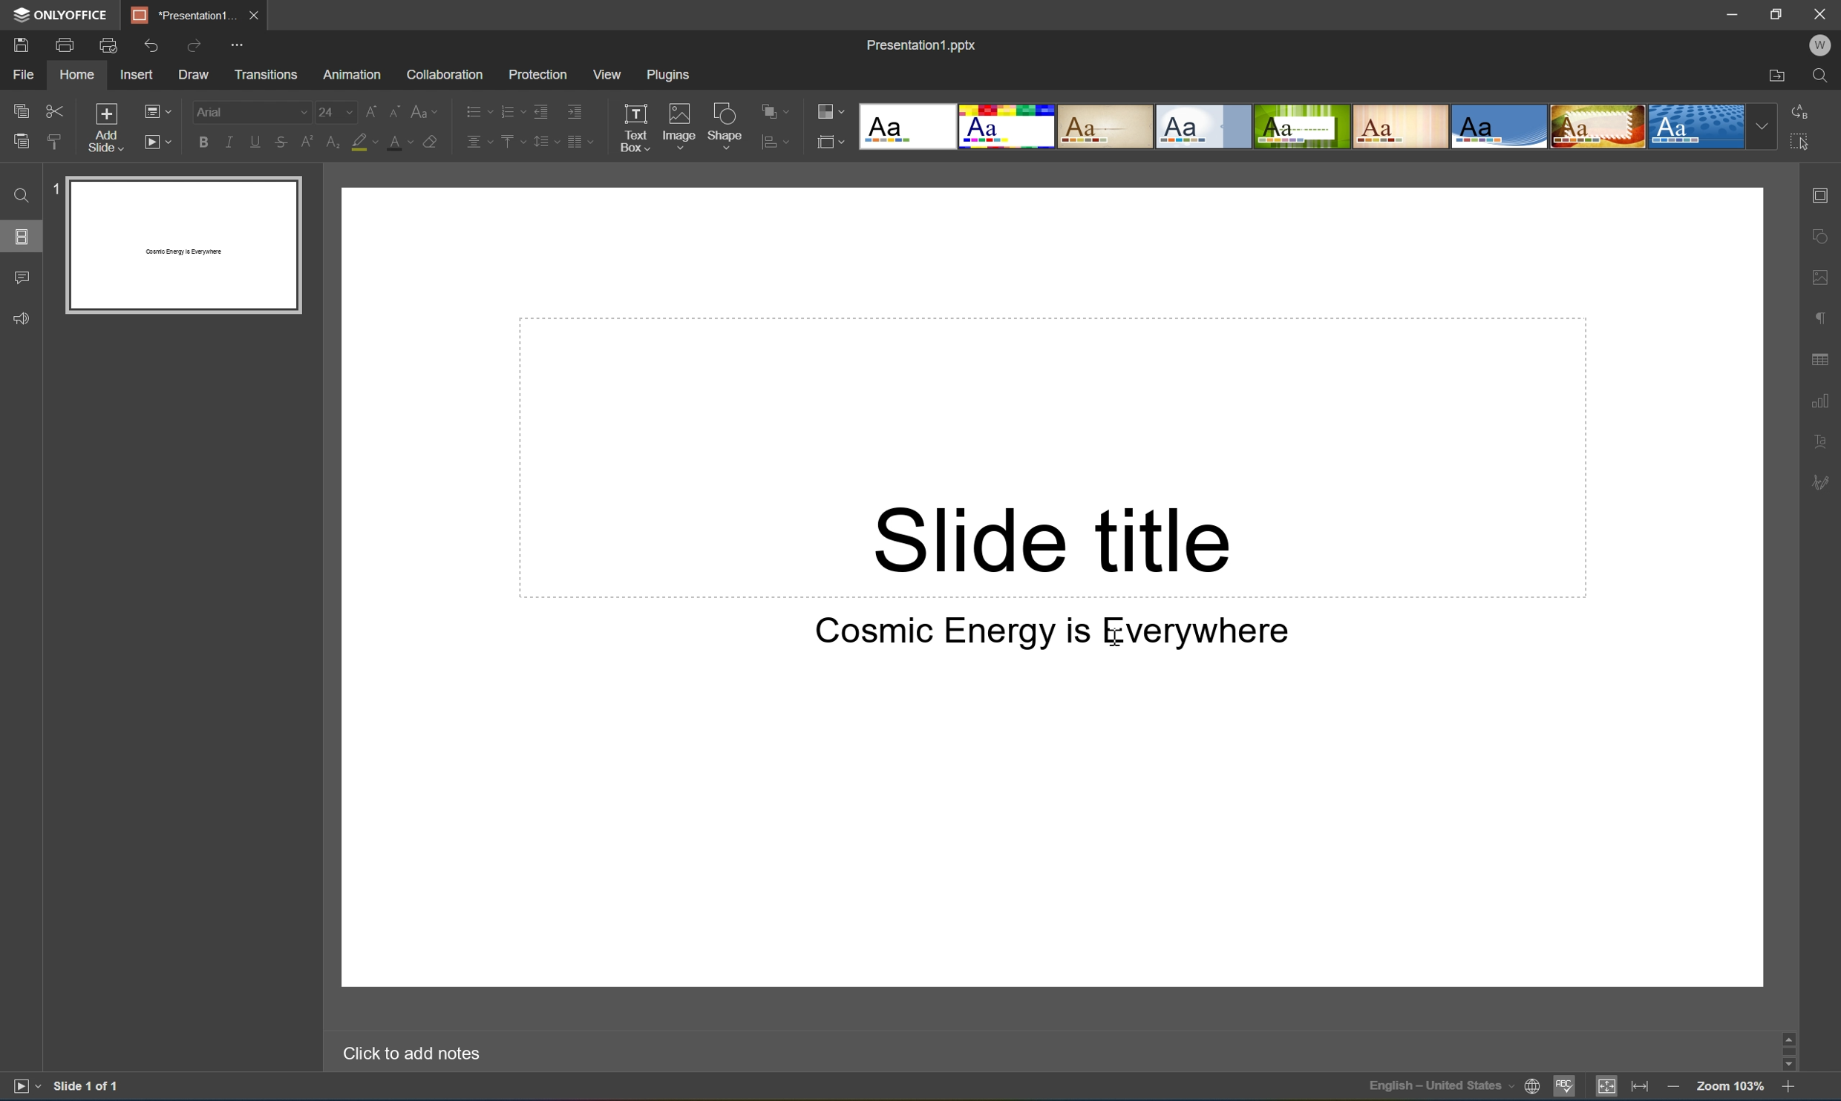  I want to click on Paragraph settings, so click(1818, 318).